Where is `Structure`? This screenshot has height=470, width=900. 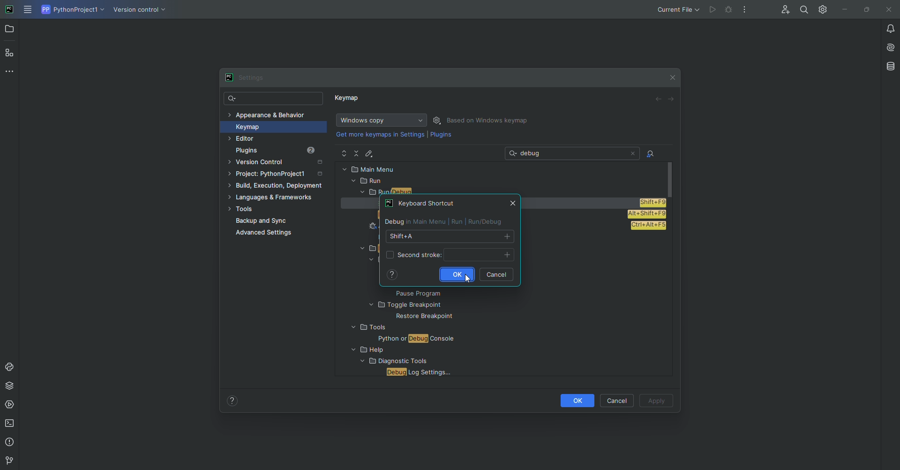 Structure is located at coordinates (10, 52).